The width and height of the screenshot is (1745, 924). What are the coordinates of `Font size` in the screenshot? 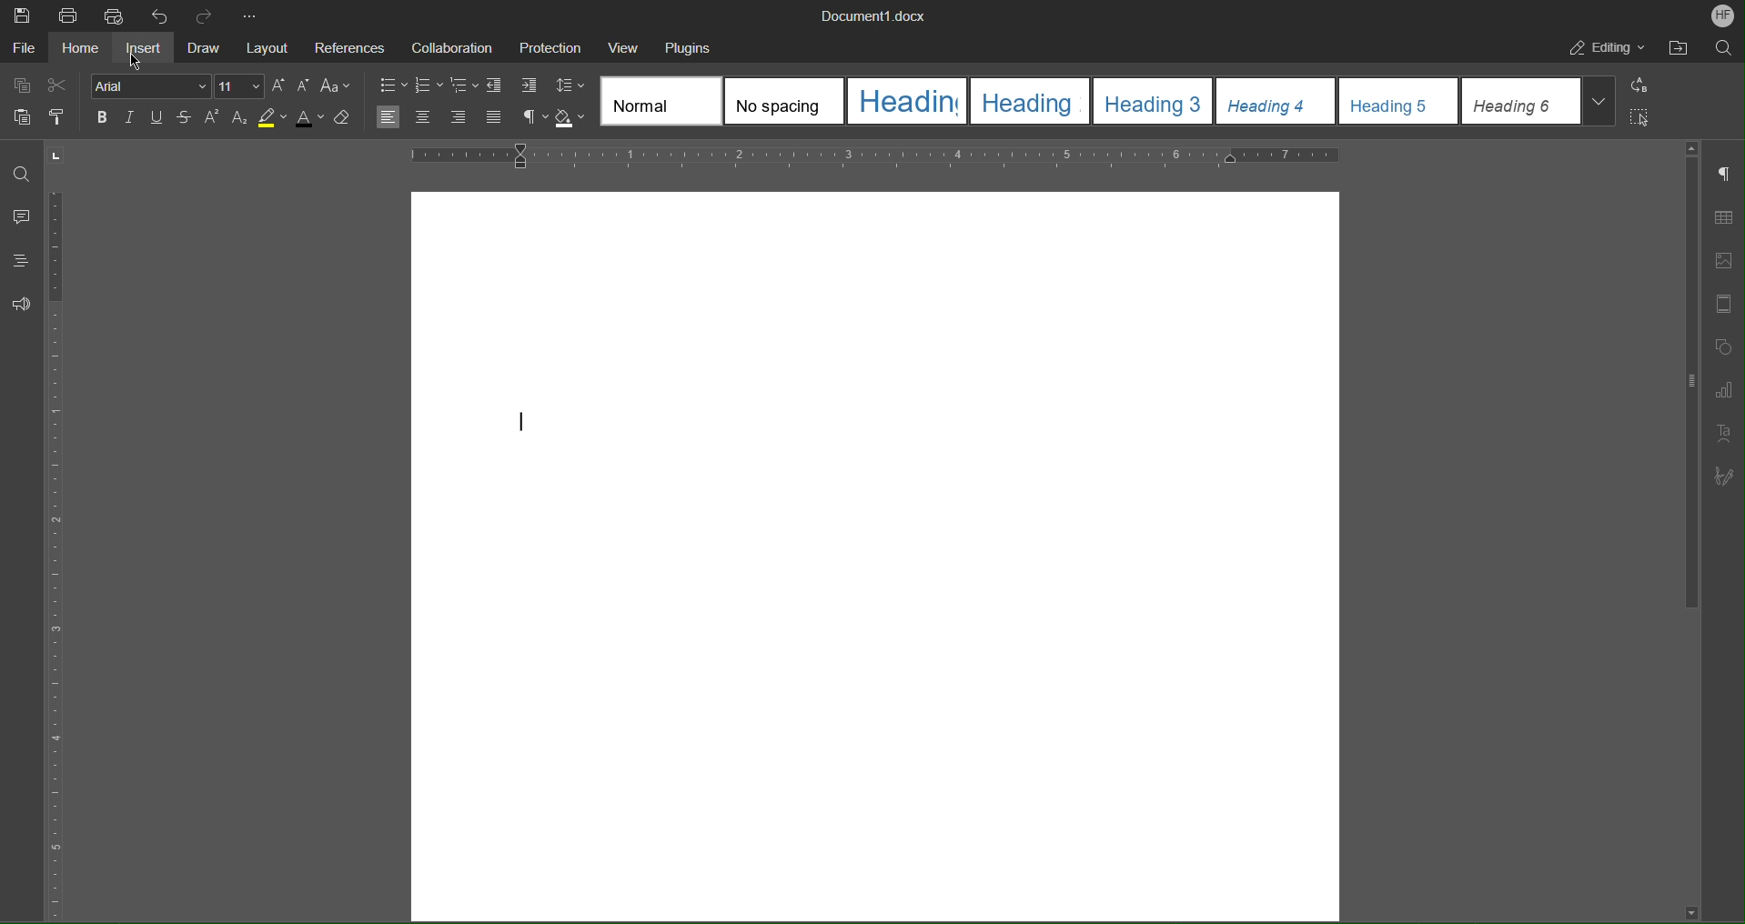 It's located at (239, 86).